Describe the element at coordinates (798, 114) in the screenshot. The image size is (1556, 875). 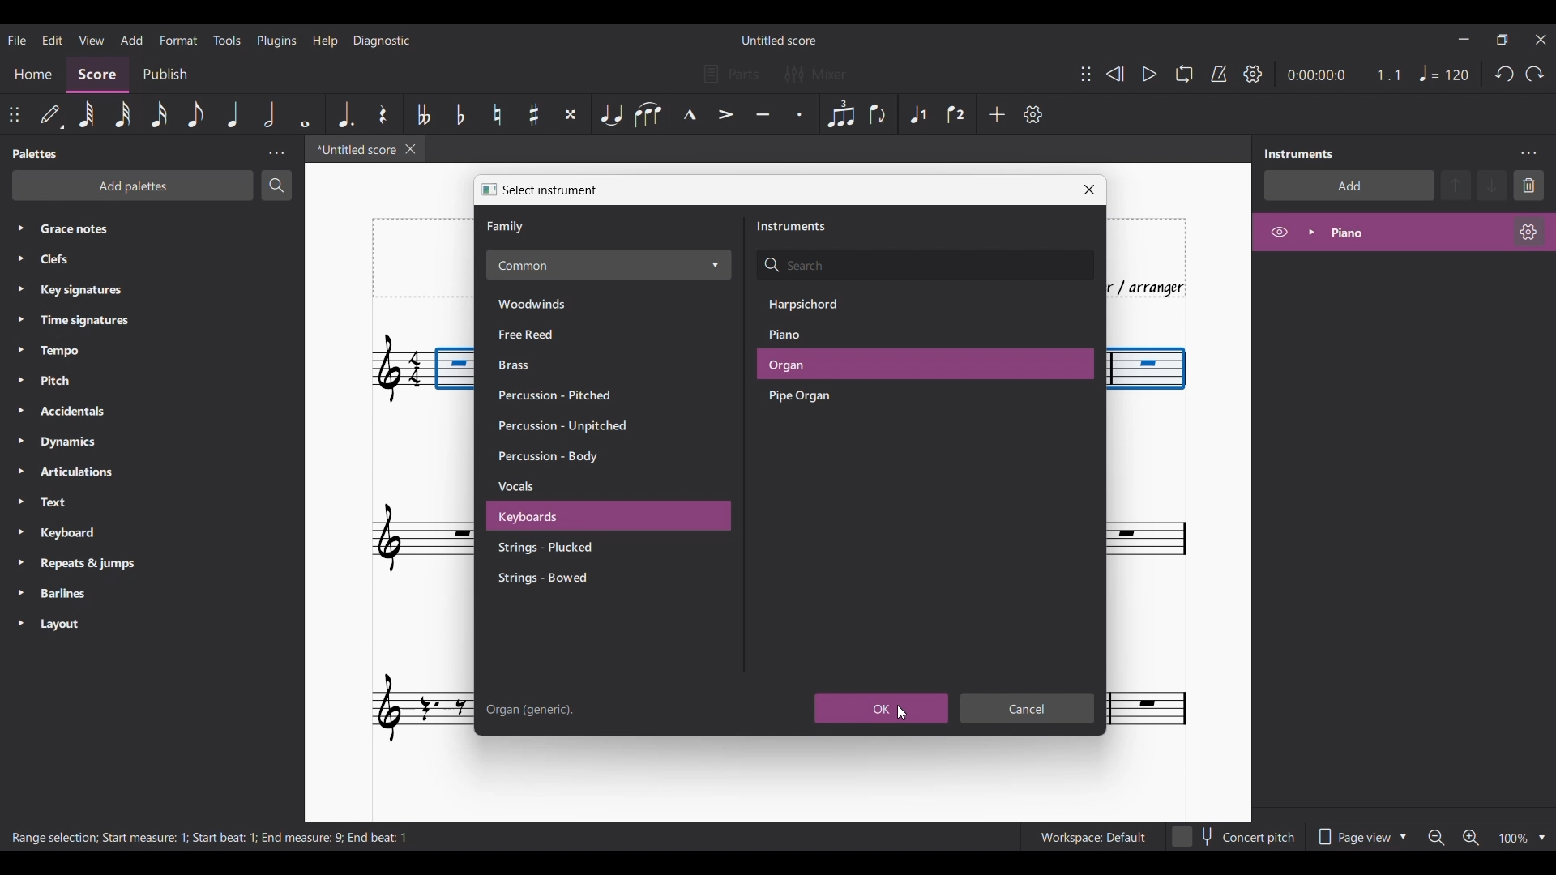
I see `Staccato` at that location.